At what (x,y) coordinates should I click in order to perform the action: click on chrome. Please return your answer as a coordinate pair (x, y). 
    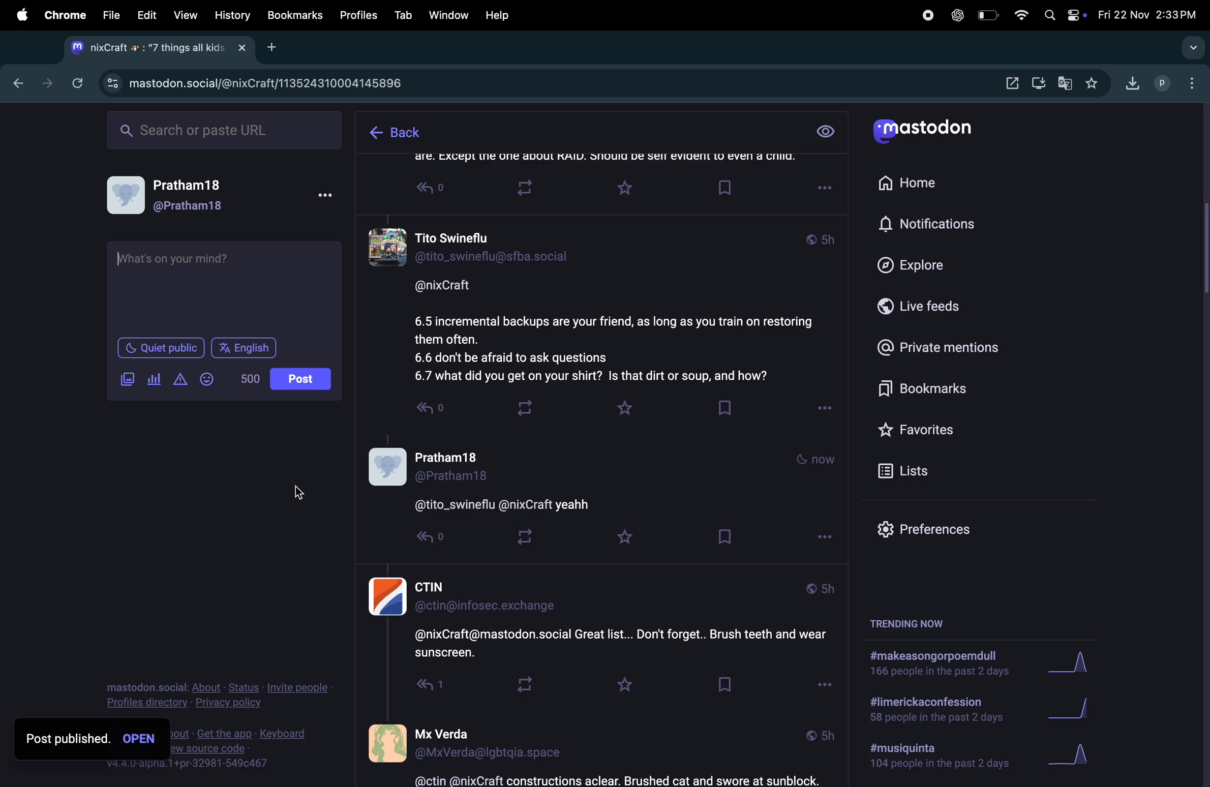
    Looking at the image, I should click on (64, 15).